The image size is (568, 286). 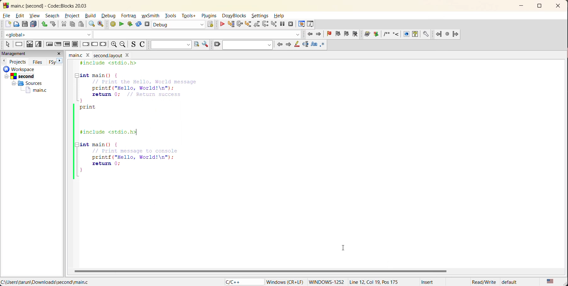 What do you see at coordinates (110, 16) in the screenshot?
I see `debug` at bounding box center [110, 16].